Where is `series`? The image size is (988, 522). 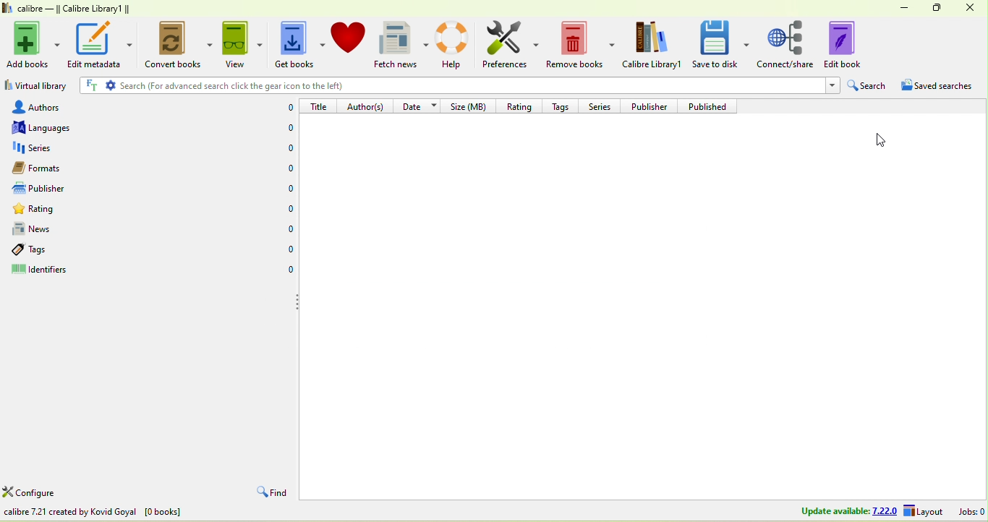 series is located at coordinates (601, 106).